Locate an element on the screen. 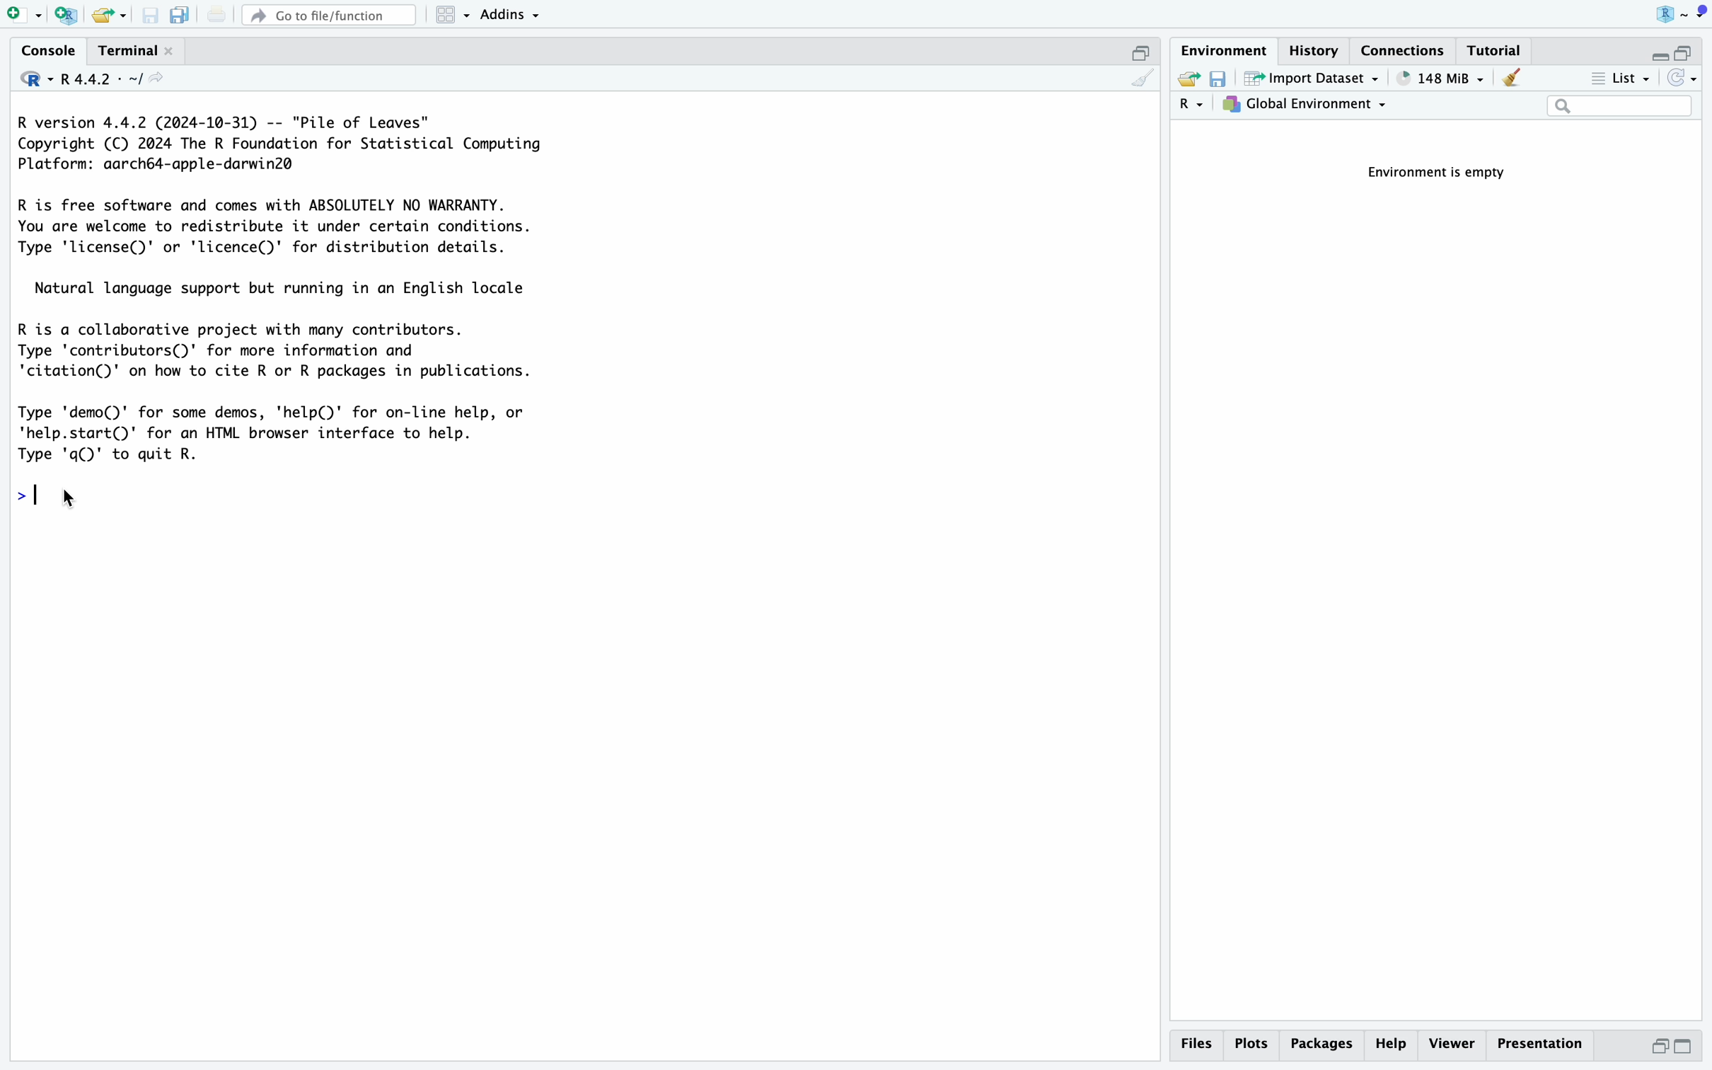  description of version of R  is located at coordinates (274, 143).